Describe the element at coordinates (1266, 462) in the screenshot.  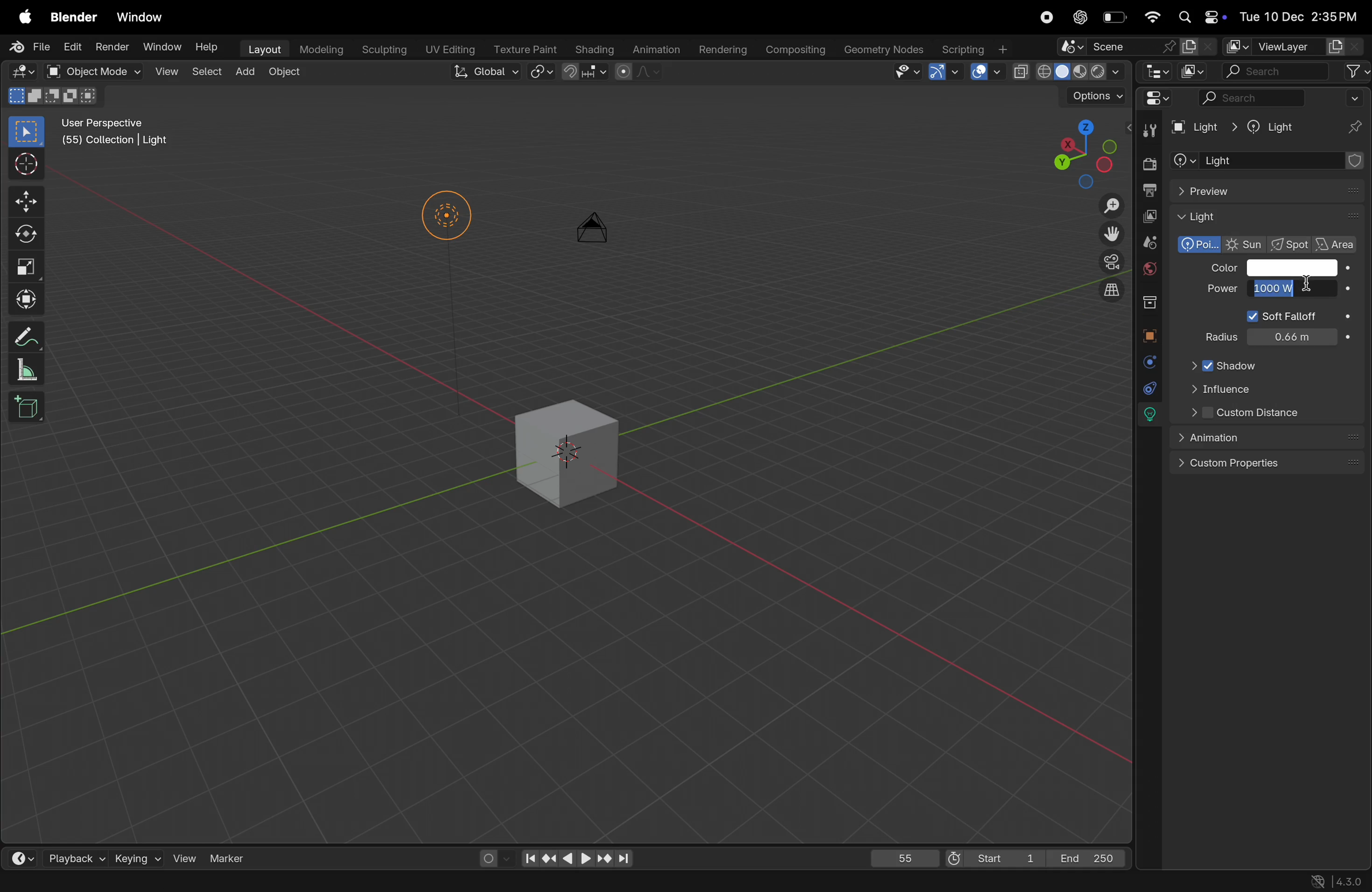
I see `custom properties` at that location.